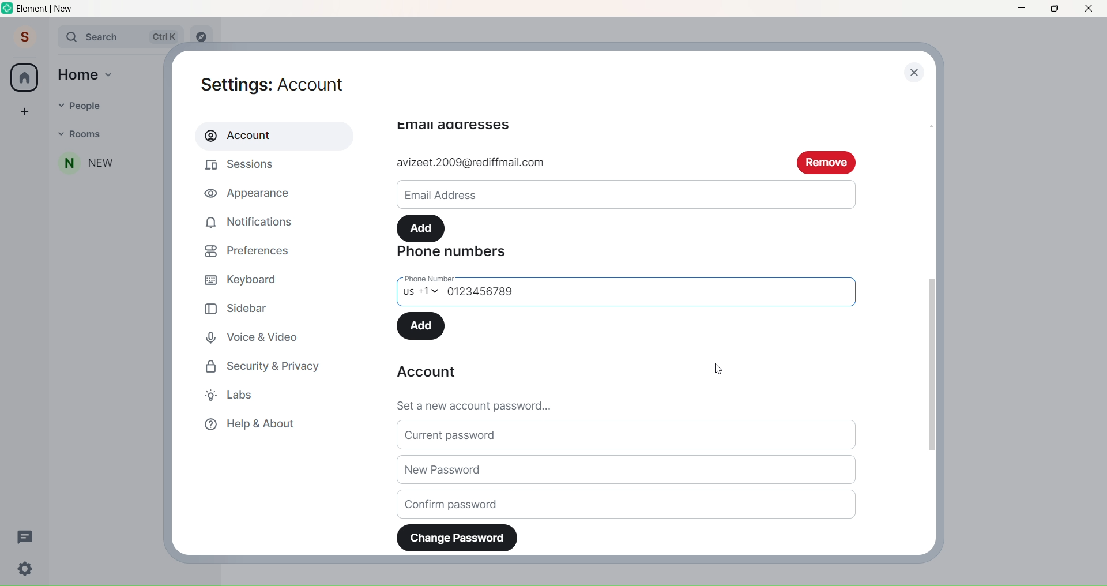 Image resolution: width=1107 pixels, height=586 pixels. What do you see at coordinates (1021, 9) in the screenshot?
I see `Minimize` at bounding box center [1021, 9].